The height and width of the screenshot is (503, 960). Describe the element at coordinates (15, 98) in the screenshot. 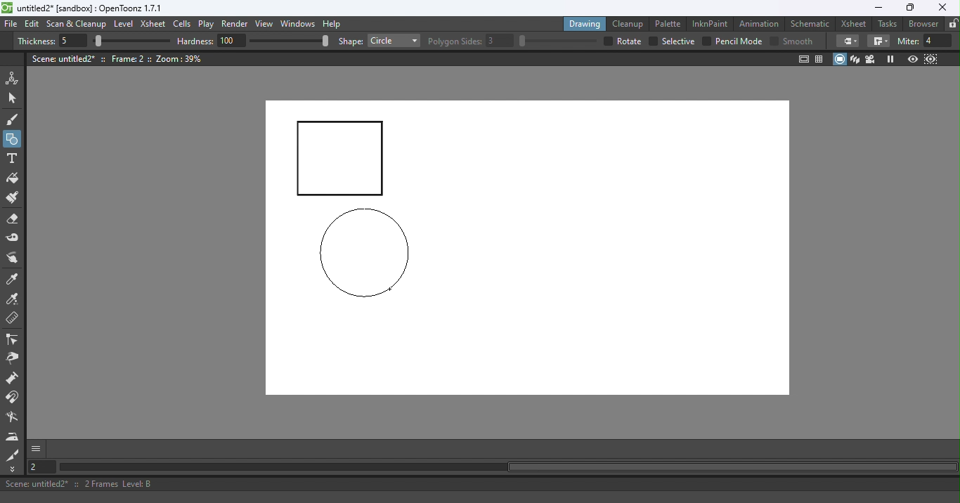

I see `Selection tool` at that location.